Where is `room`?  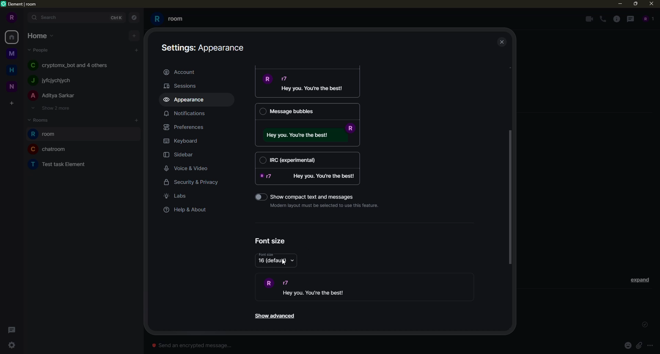 room is located at coordinates (60, 163).